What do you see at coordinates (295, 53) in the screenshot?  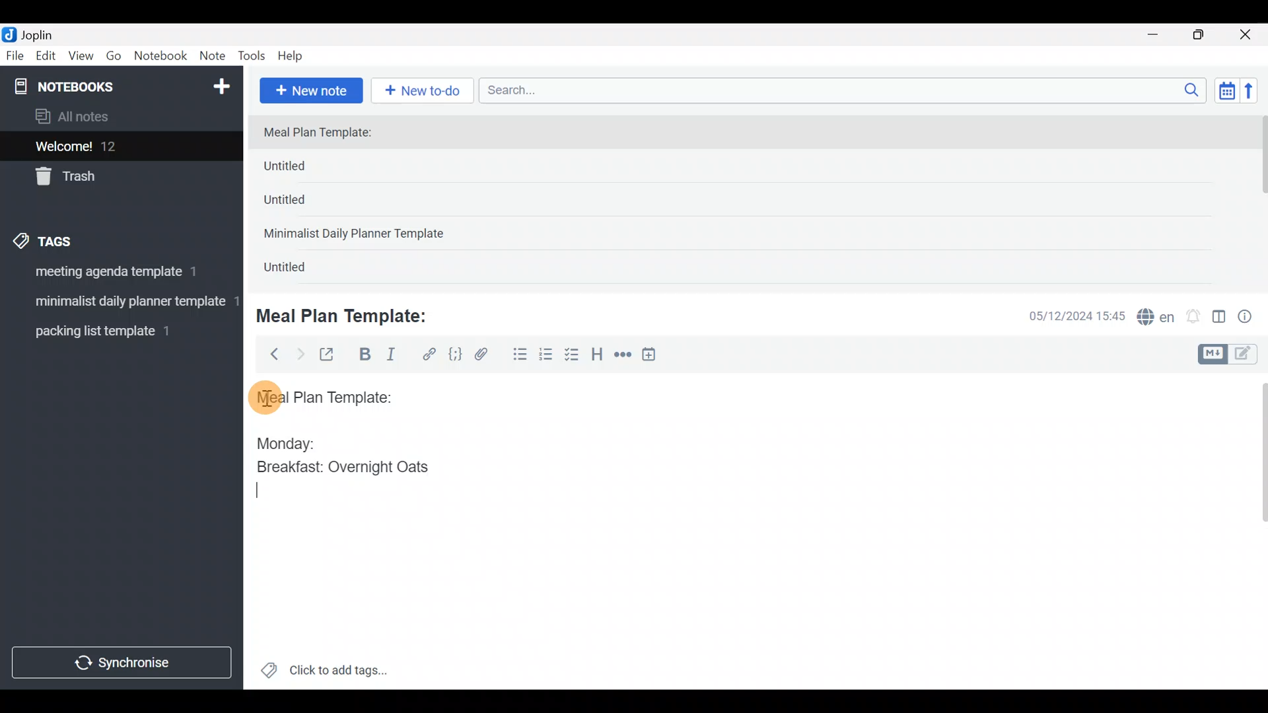 I see `Help` at bounding box center [295, 53].